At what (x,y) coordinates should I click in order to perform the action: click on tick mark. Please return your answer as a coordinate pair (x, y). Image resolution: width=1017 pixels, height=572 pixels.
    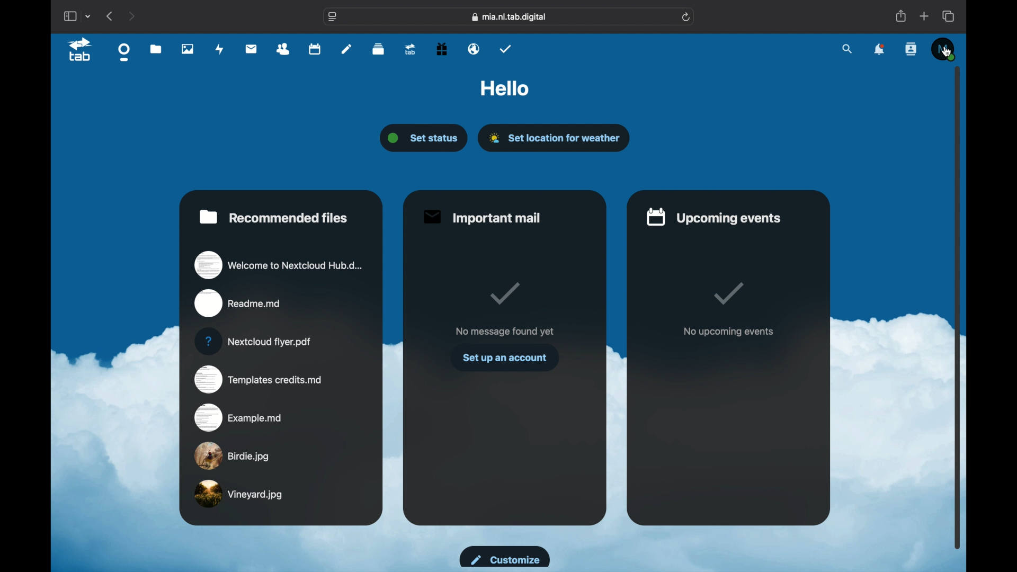
    Looking at the image, I should click on (503, 293).